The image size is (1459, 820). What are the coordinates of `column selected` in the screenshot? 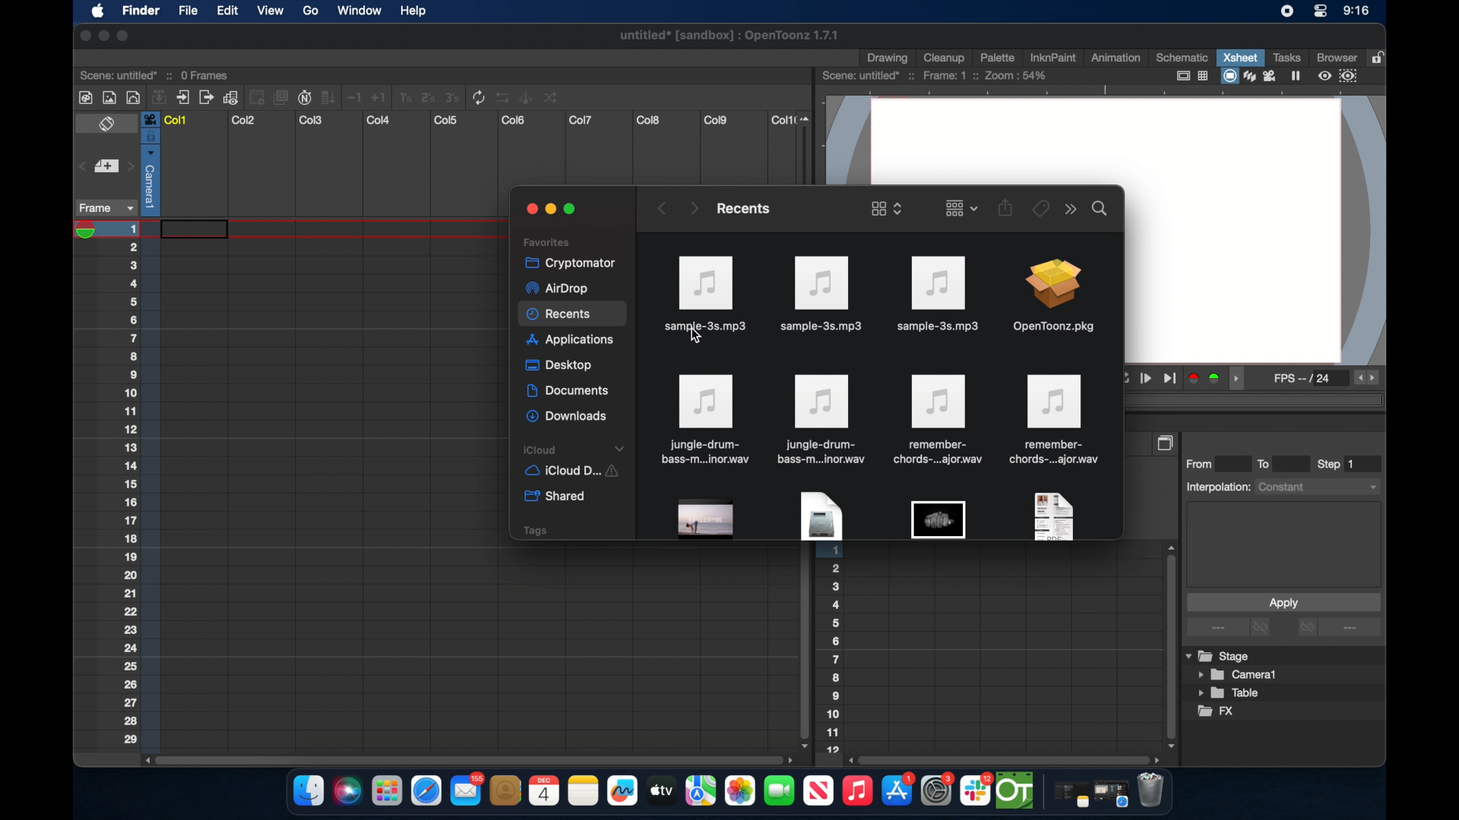 It's located at (150, 163).